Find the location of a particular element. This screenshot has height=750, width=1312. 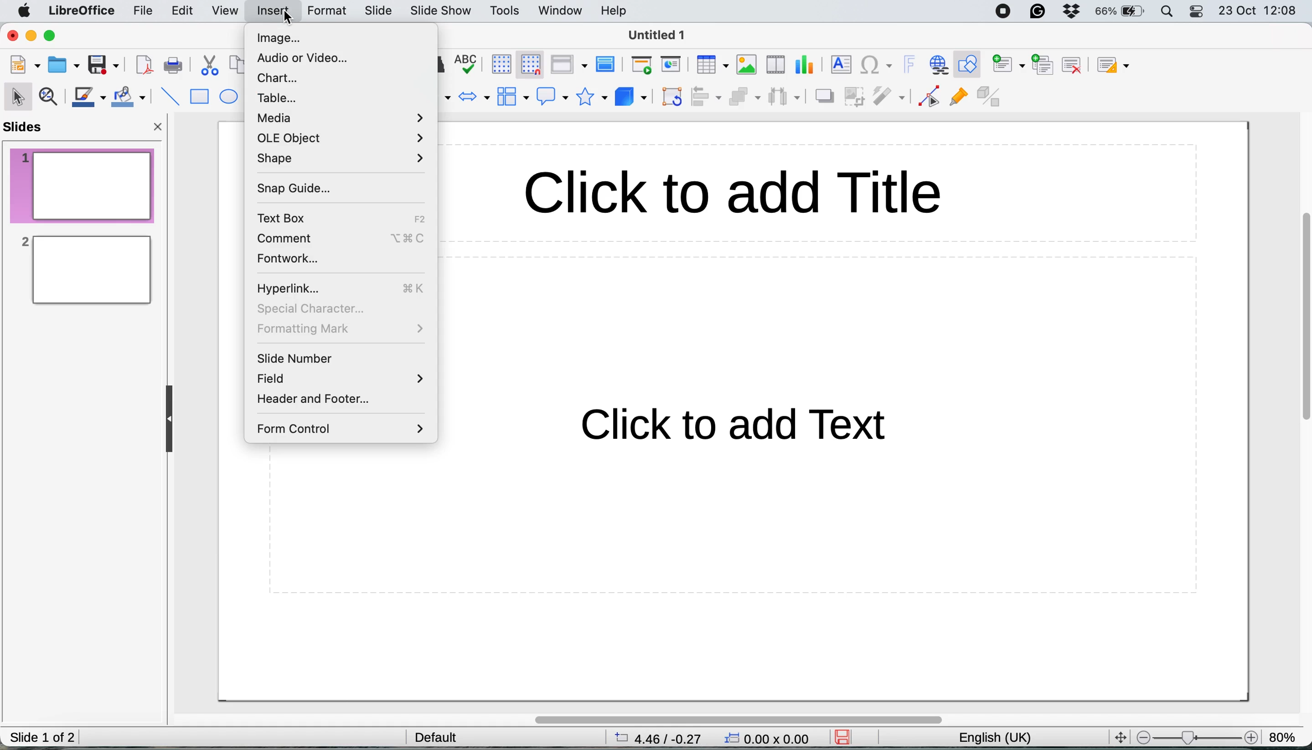

dropbox is located at coordinates (1072, 13).